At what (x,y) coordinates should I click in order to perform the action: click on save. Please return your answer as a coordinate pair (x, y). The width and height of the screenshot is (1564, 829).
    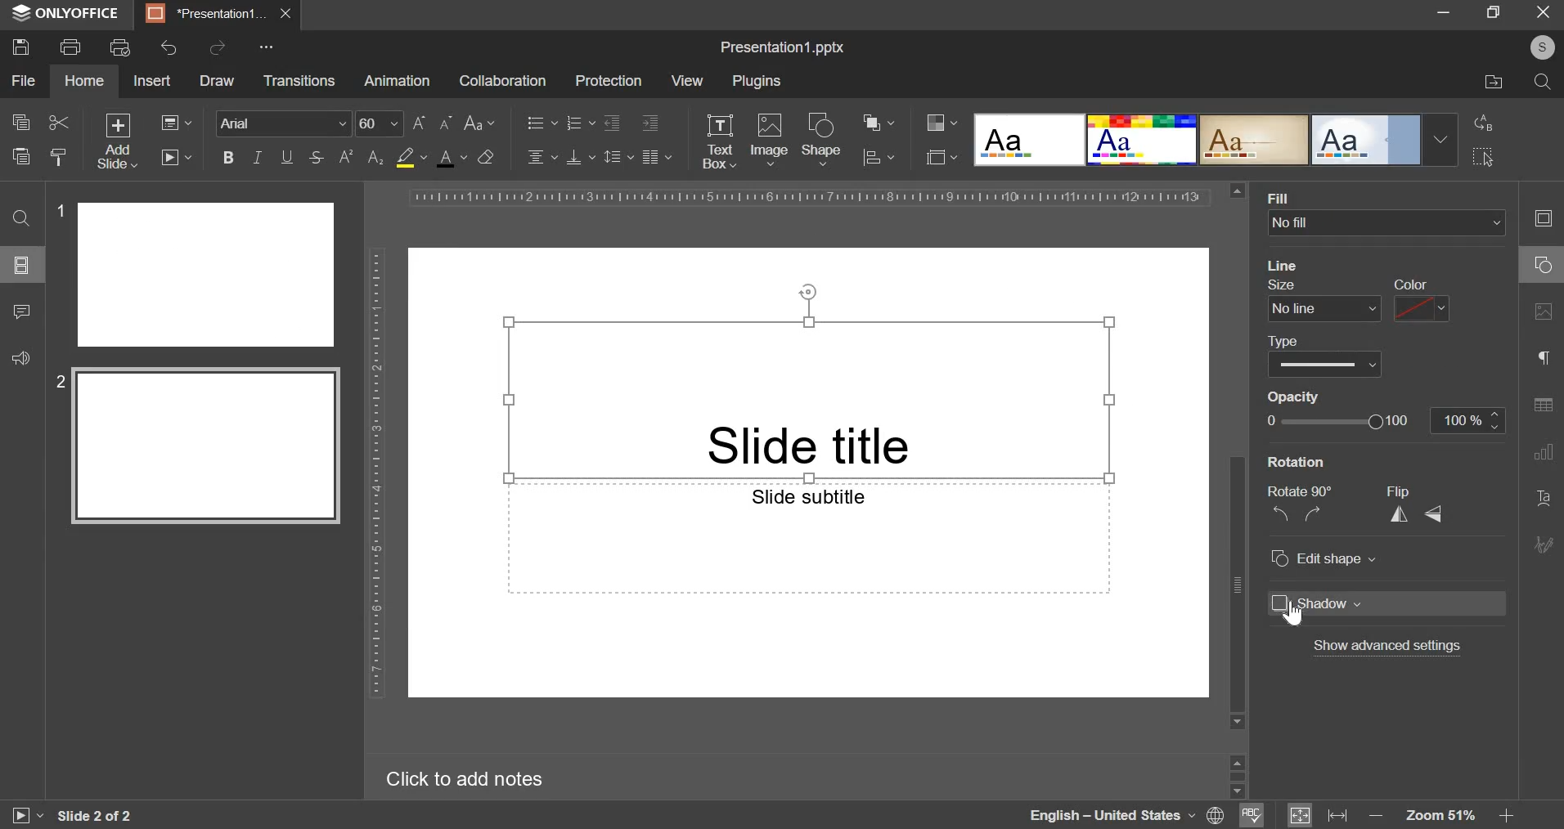
    Looking at the image, I should click on (20, 46).